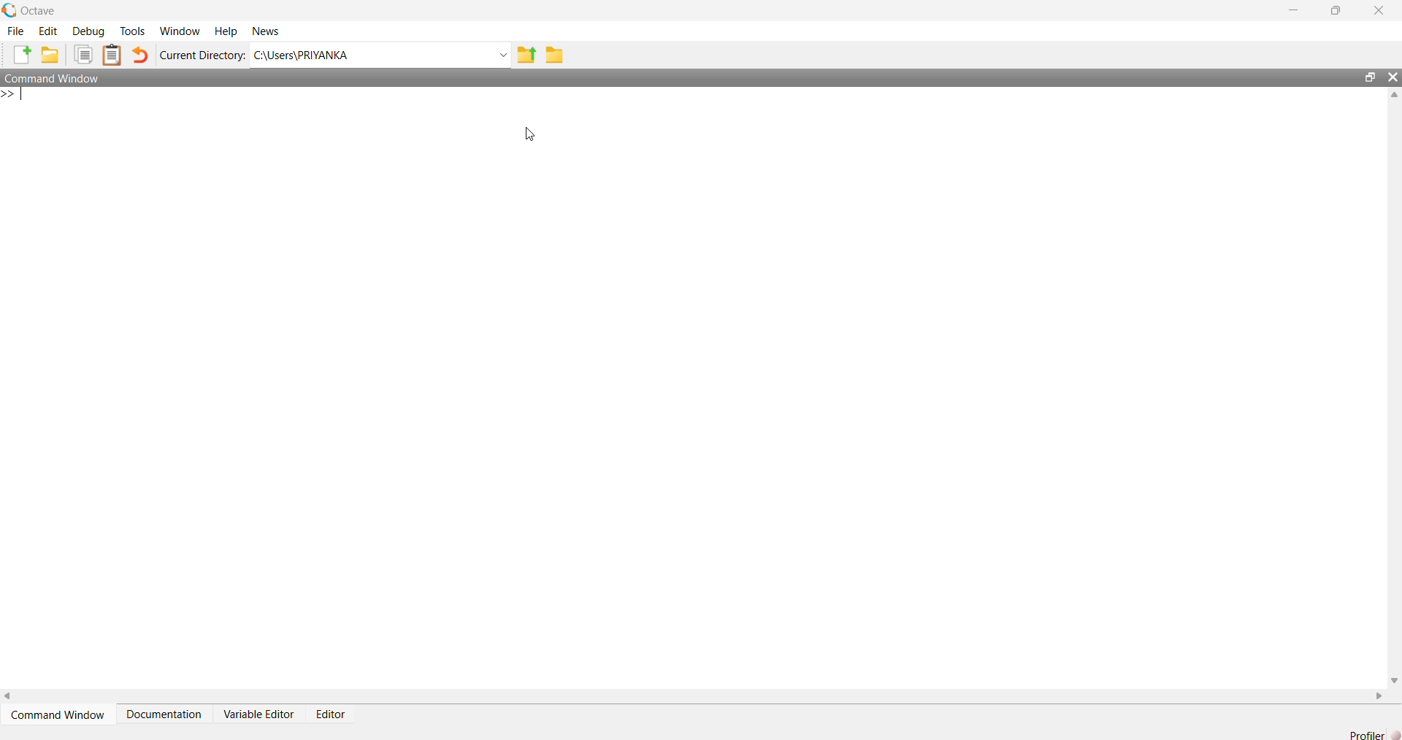 This screenshot has height=740, width=1402. What do you see at coordinates (1393, 96) in the screenshot?
I see `Up` at bounding box center [1393, 96].